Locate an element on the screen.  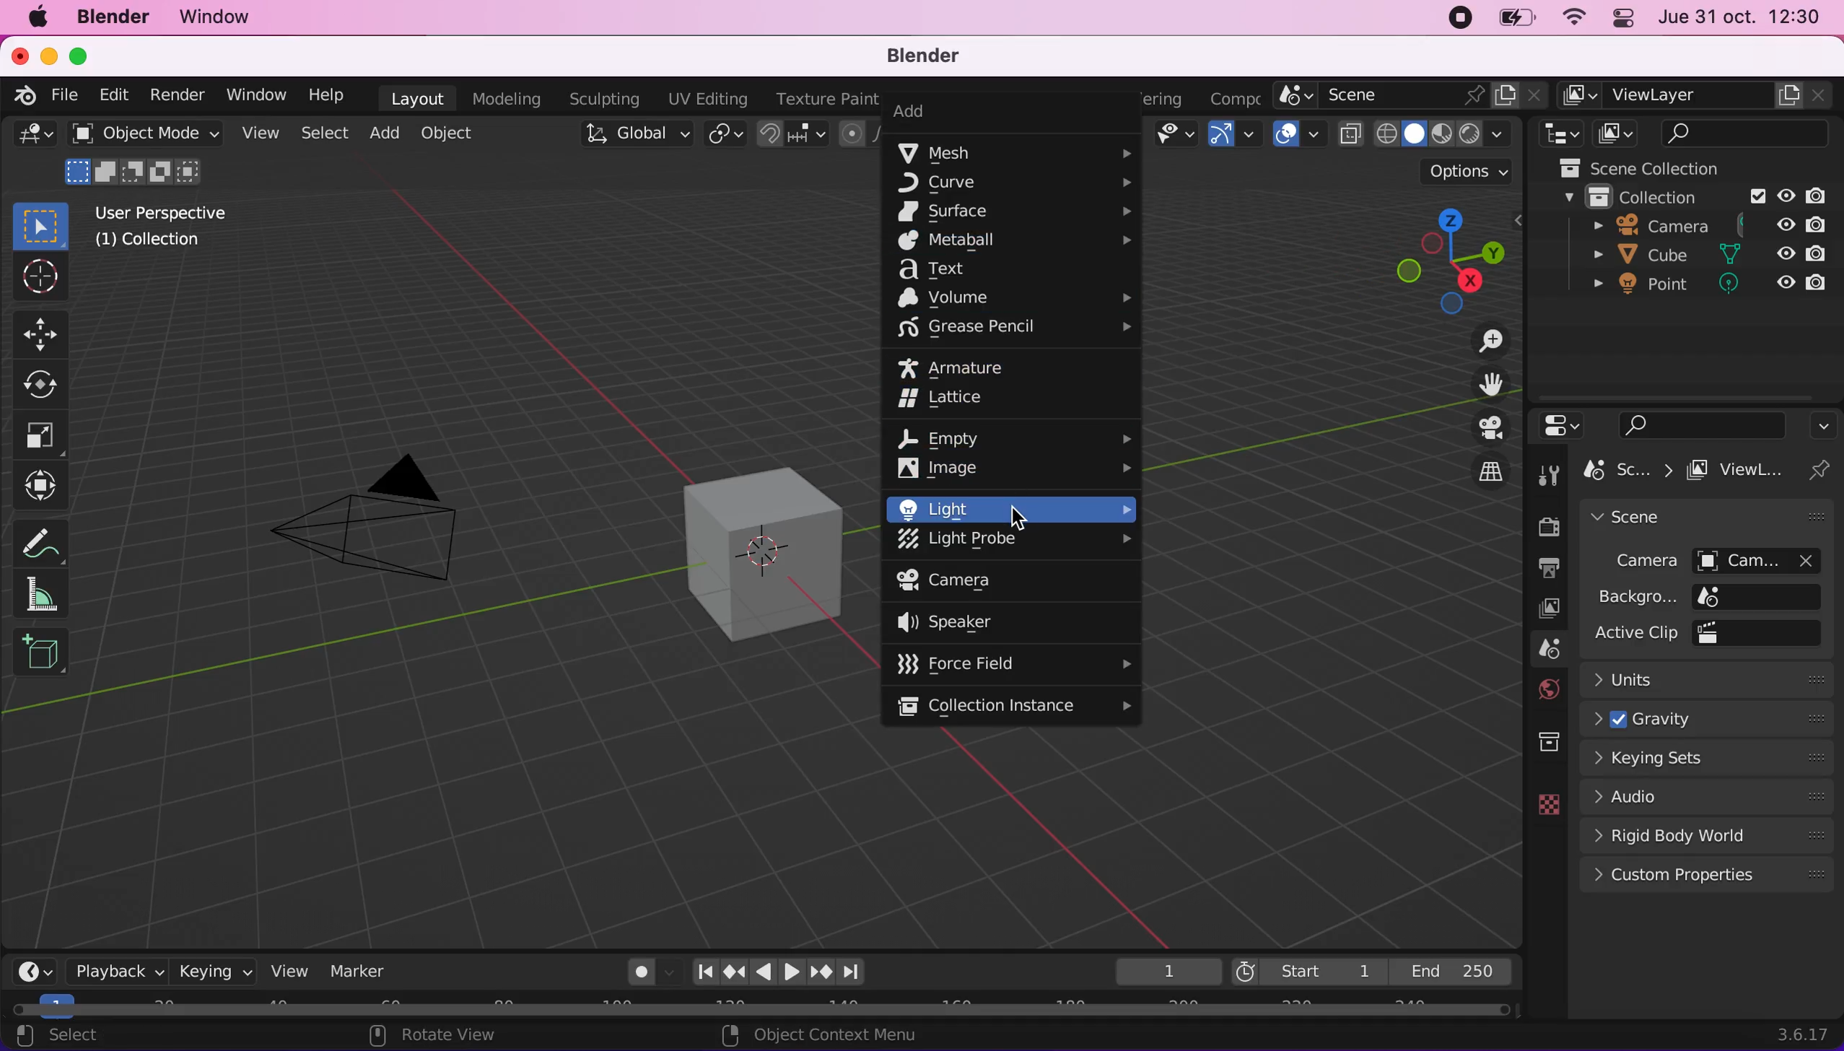
select is located at coordinates (323, 133).